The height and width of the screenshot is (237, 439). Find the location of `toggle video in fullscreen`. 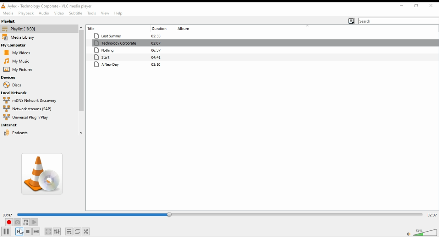

toggle video in fullscreen is located at coordinates (48, 232).